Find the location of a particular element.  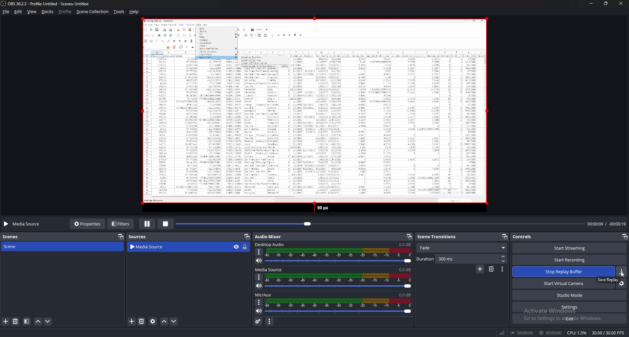

add source is located at coordinates (132, 321).